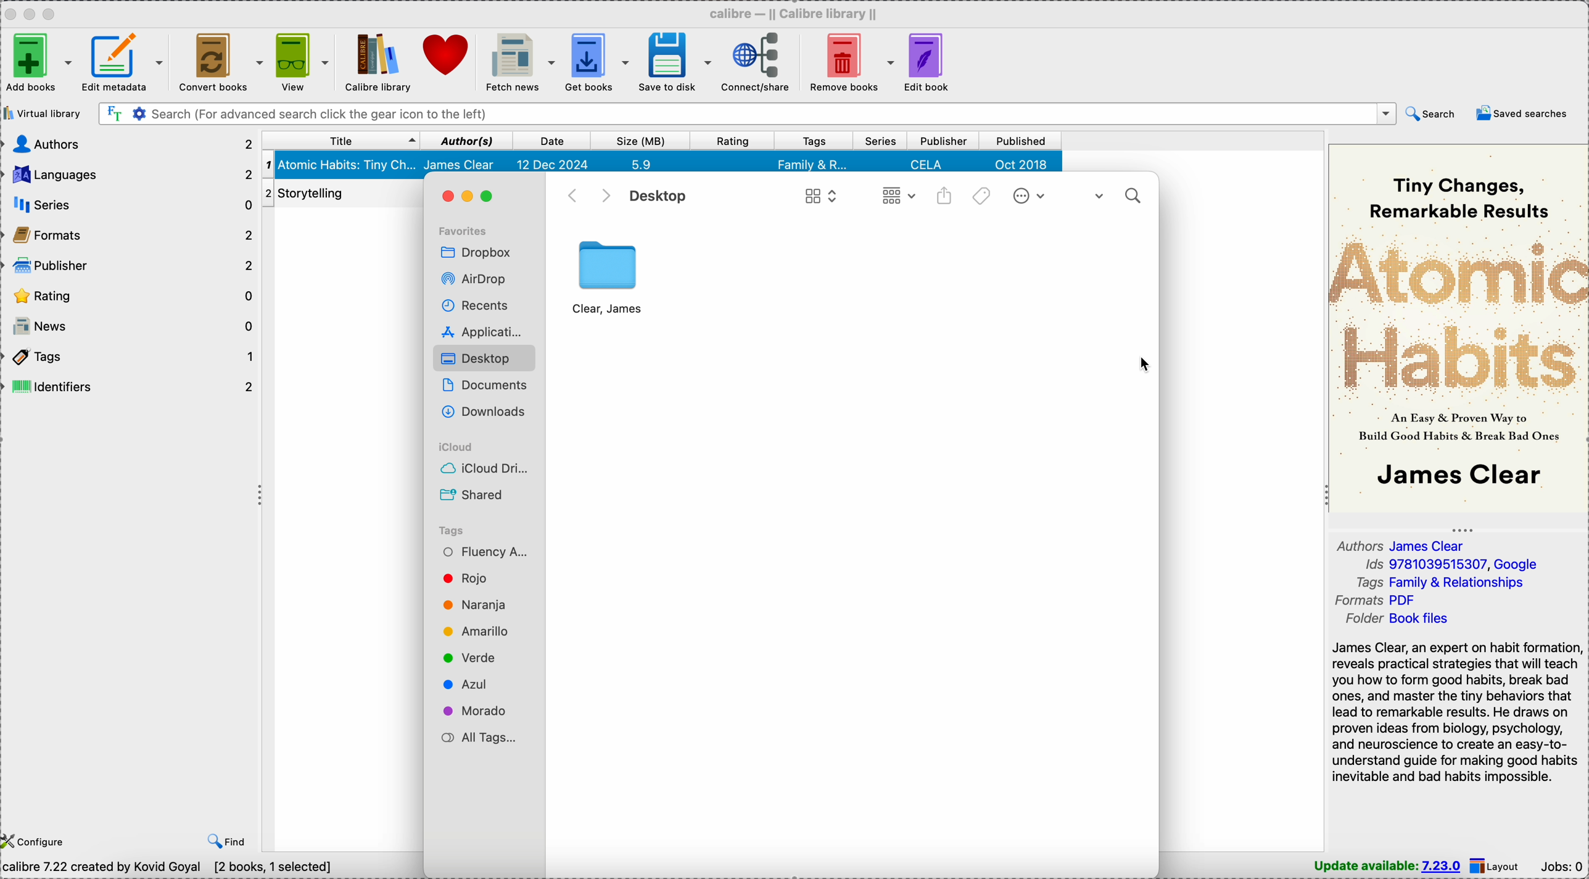  Describe the element at coordinates (477, 280) in the screenshot. I see `AirDrop` at that location.